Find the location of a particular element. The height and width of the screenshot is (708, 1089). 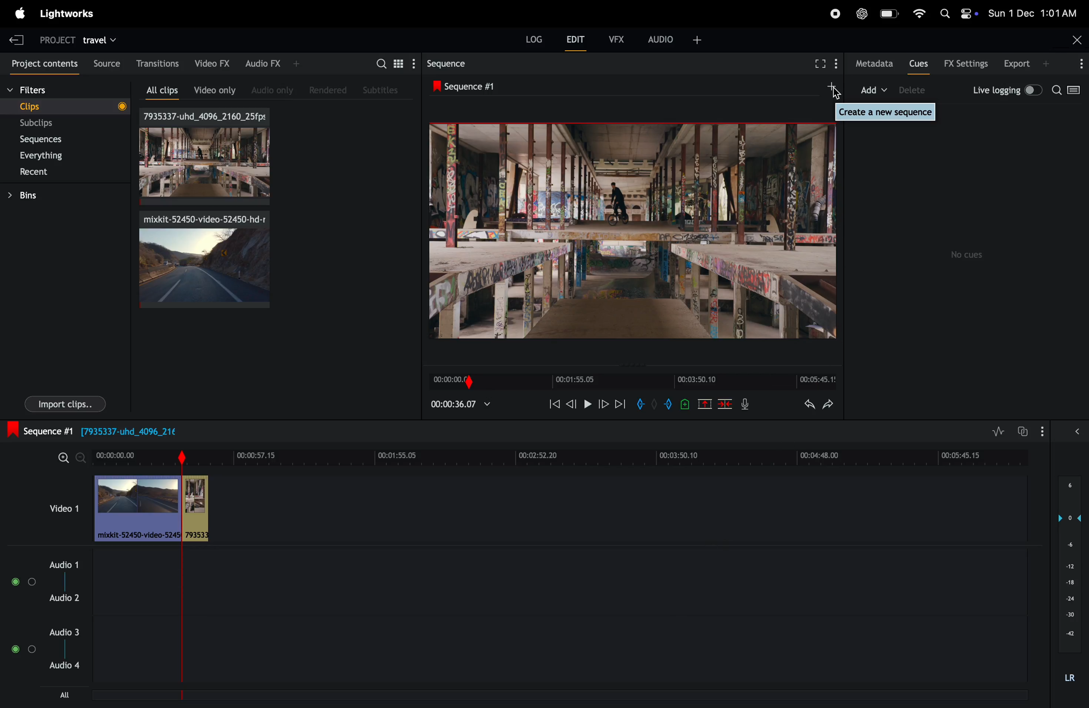

mic is located at coordinates (745, 405).